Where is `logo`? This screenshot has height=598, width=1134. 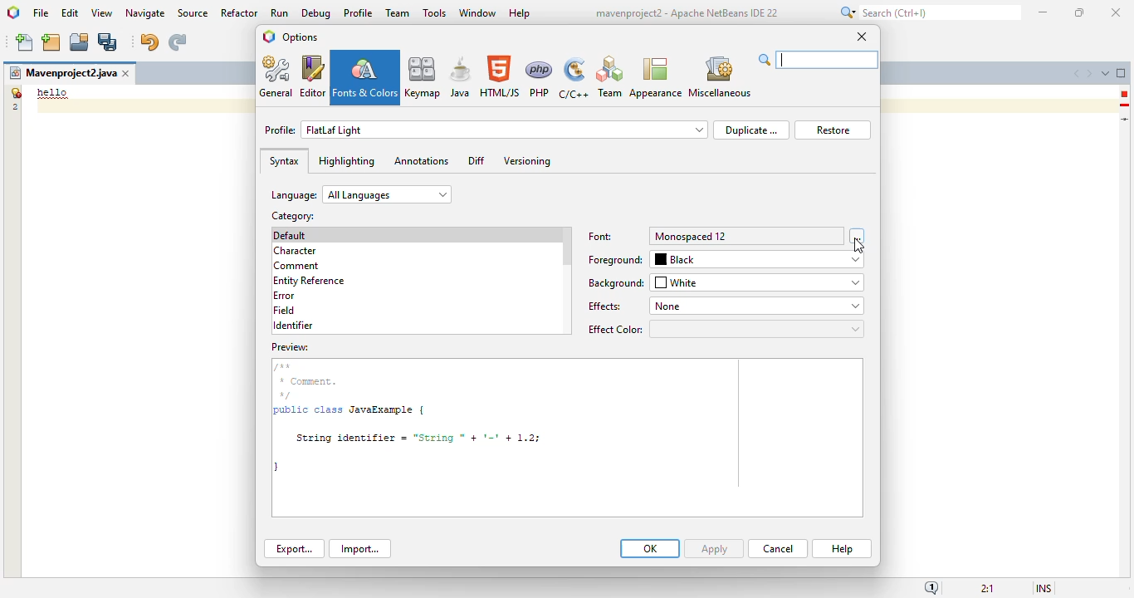
logo is located at coordinates (14, 12).